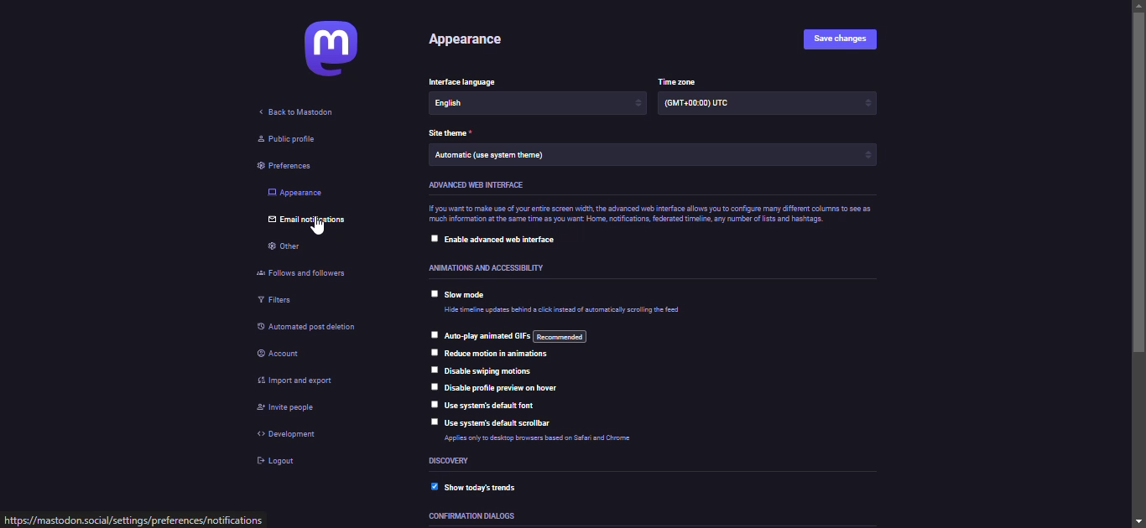 Image resolution: width=1146 pixels, height=528 pixels. Describe the element at coordinates (295, 193) in the screenshot. I see `appearance` at that location.